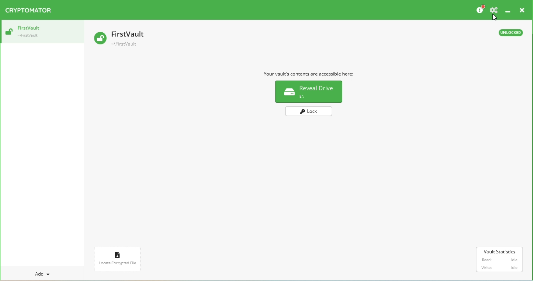  What do you see at coordinates (479, 10) in the screenshot?
I see `Please considder donating` at bounding box center [479, 10].